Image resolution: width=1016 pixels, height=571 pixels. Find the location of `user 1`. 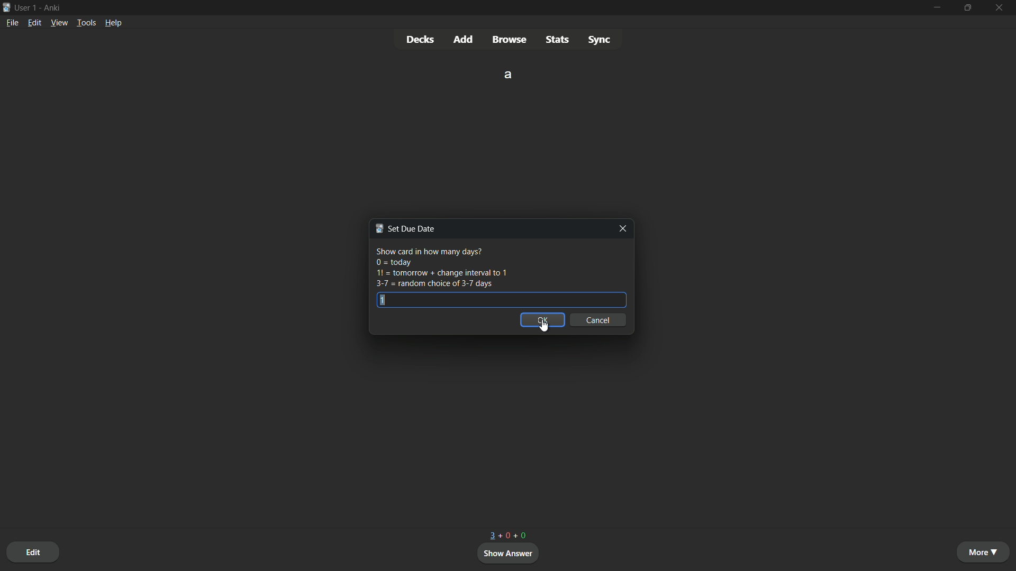

user 1 is located at coordinates (27, 8).